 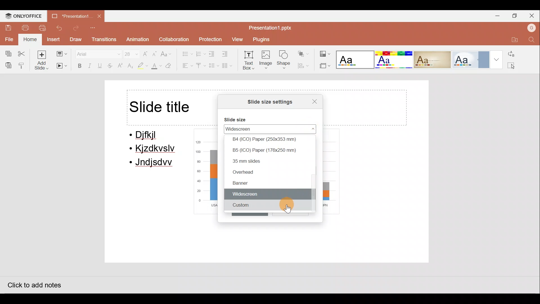 What do you see at coordinates (237, 39) in the screenshot?
I see `View` at bounding box center [237, 39].